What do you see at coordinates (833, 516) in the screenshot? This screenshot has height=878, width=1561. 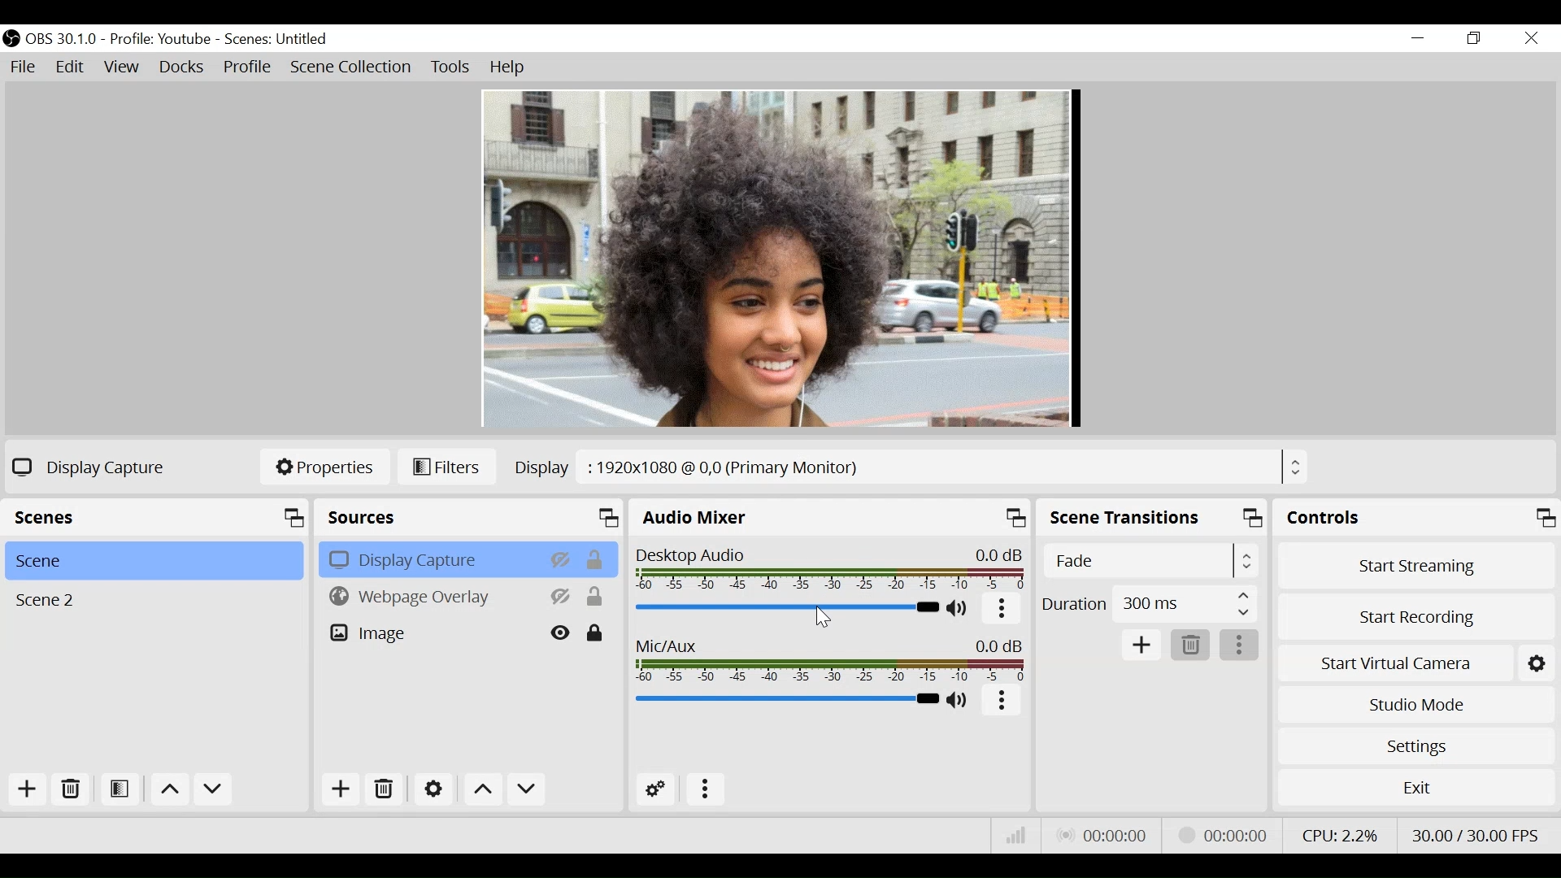 I see `Audio Mixer` at bounding box center [833, 516].